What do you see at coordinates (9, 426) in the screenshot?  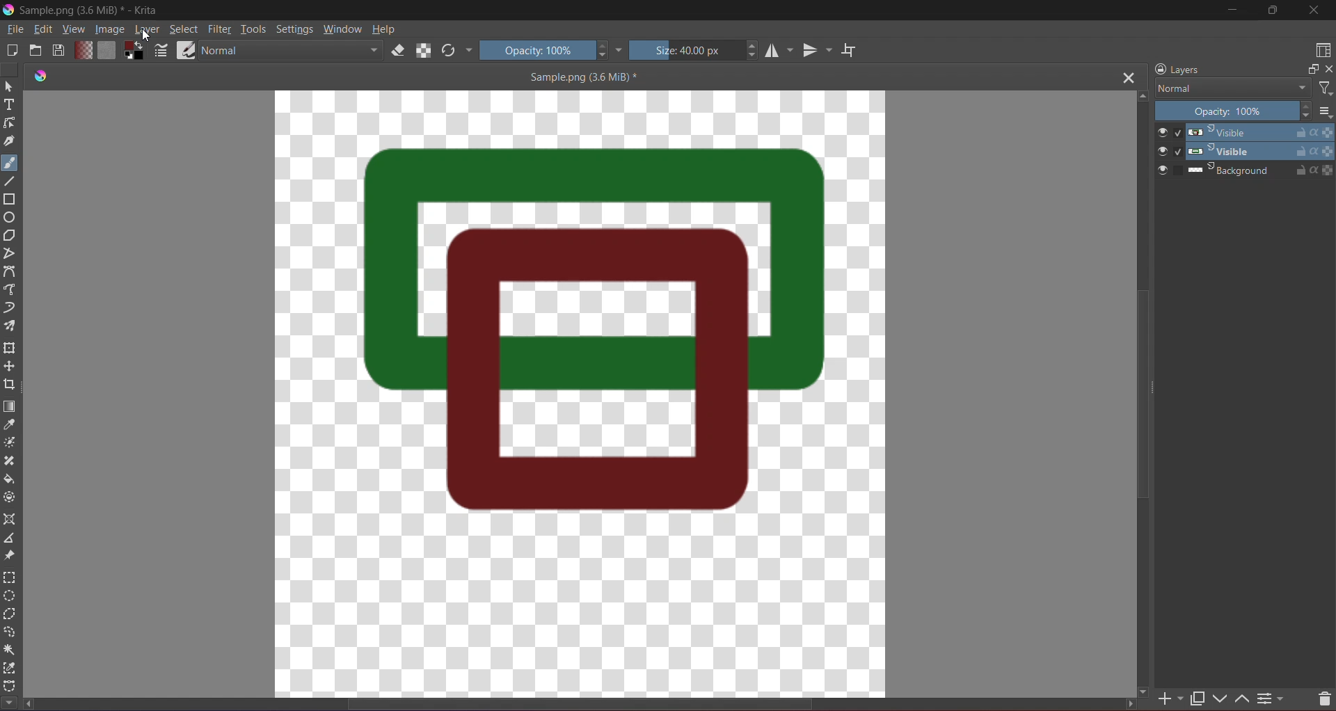 I see `Sample a color` at bounding box center [9, 426].